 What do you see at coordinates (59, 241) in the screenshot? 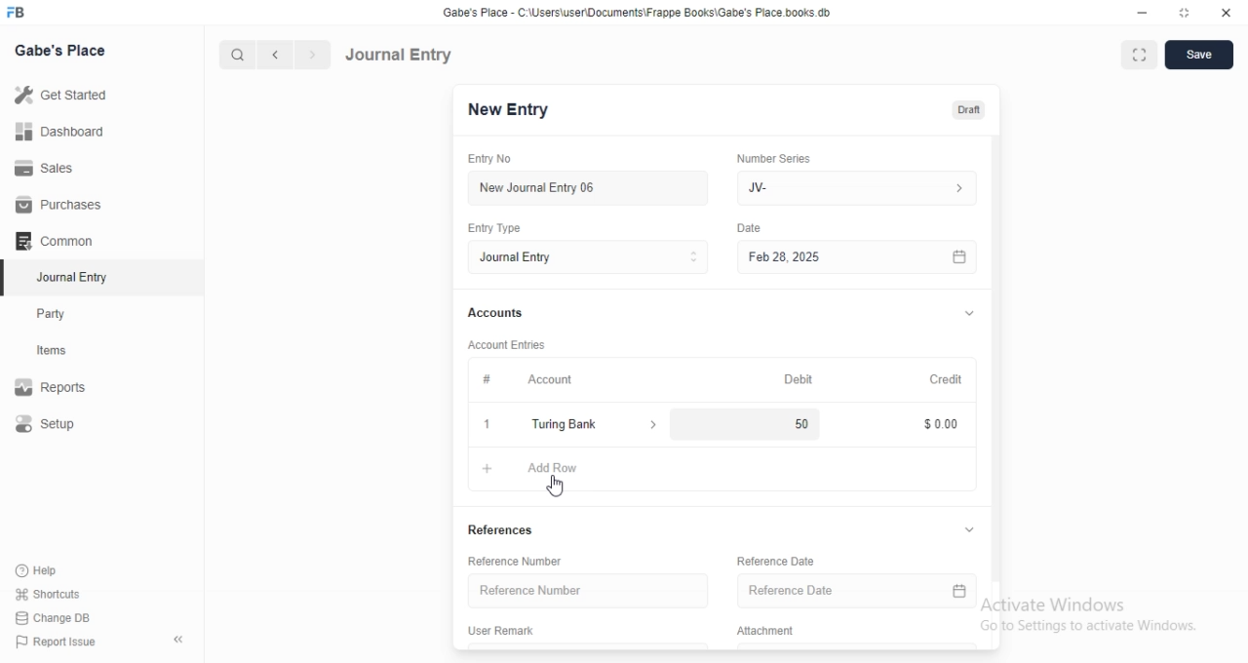
I see `Common` at bounding box center [59, 241].